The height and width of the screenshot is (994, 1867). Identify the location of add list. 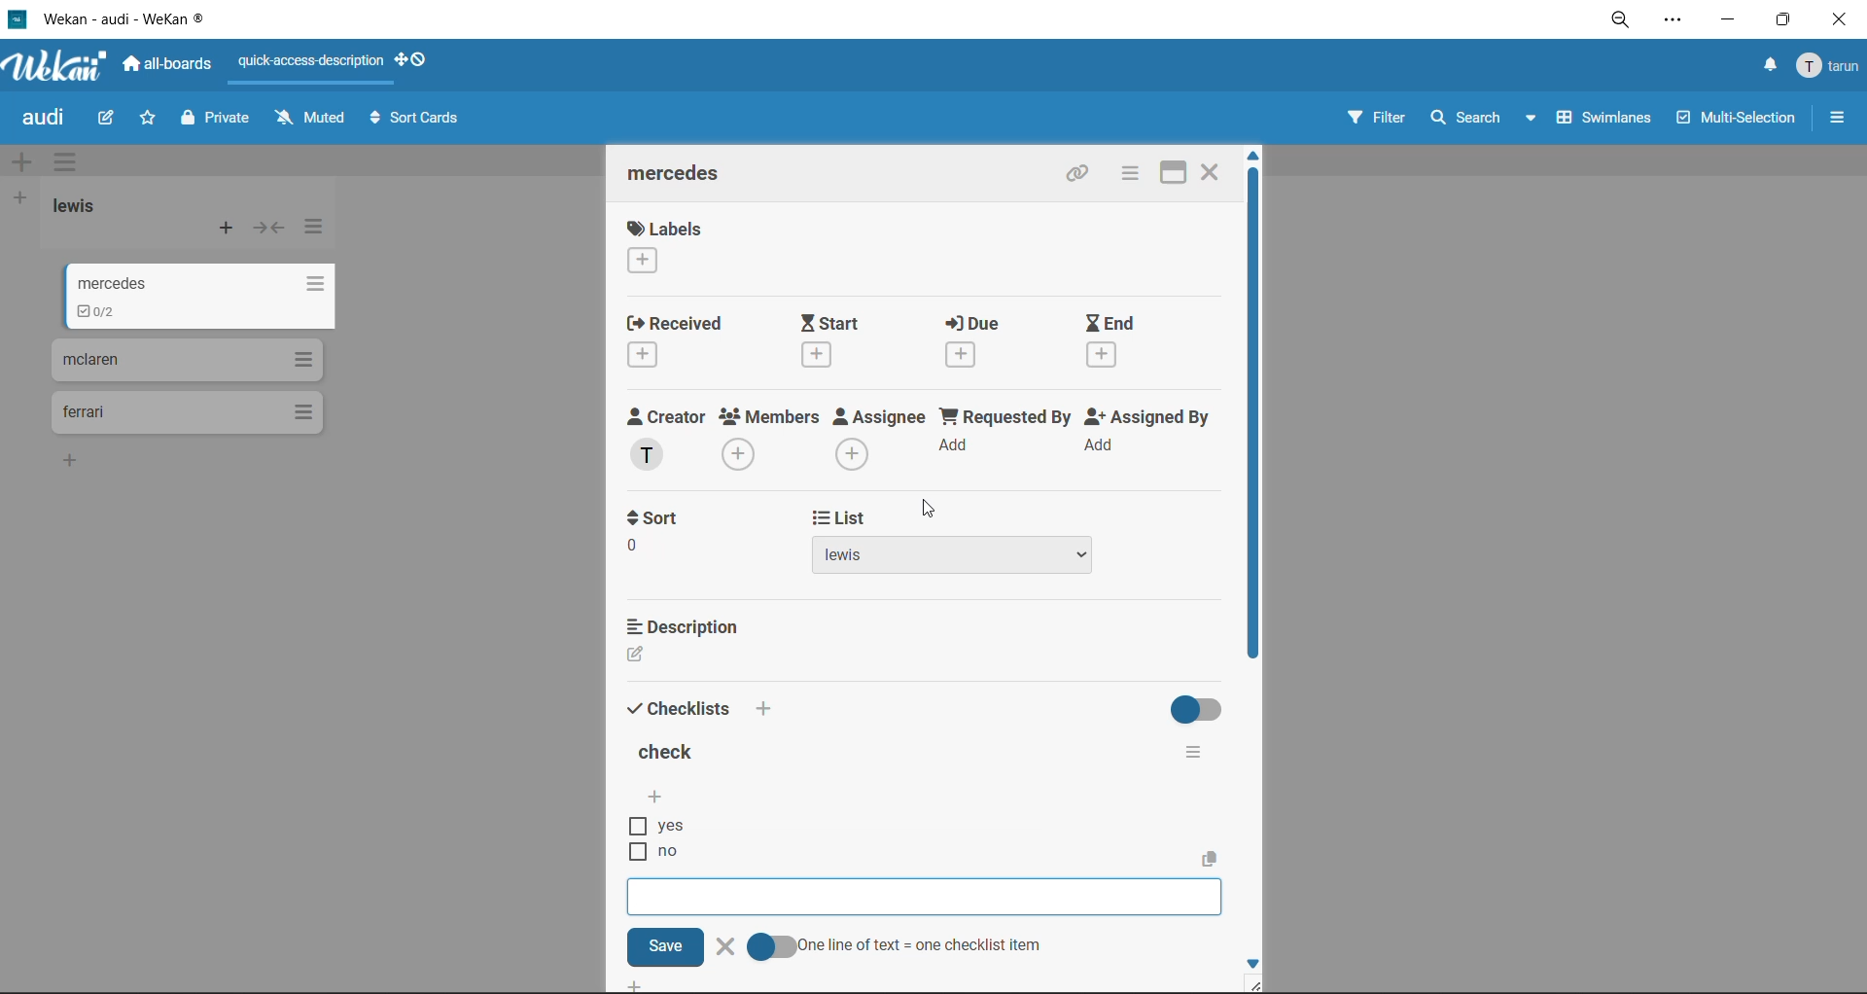
(21, 198).